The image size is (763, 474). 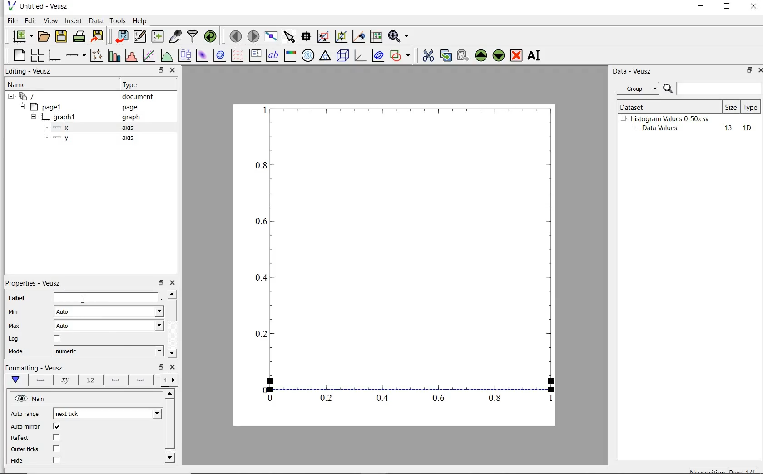 I want to click on Data Values, so click(x=663, y=128).